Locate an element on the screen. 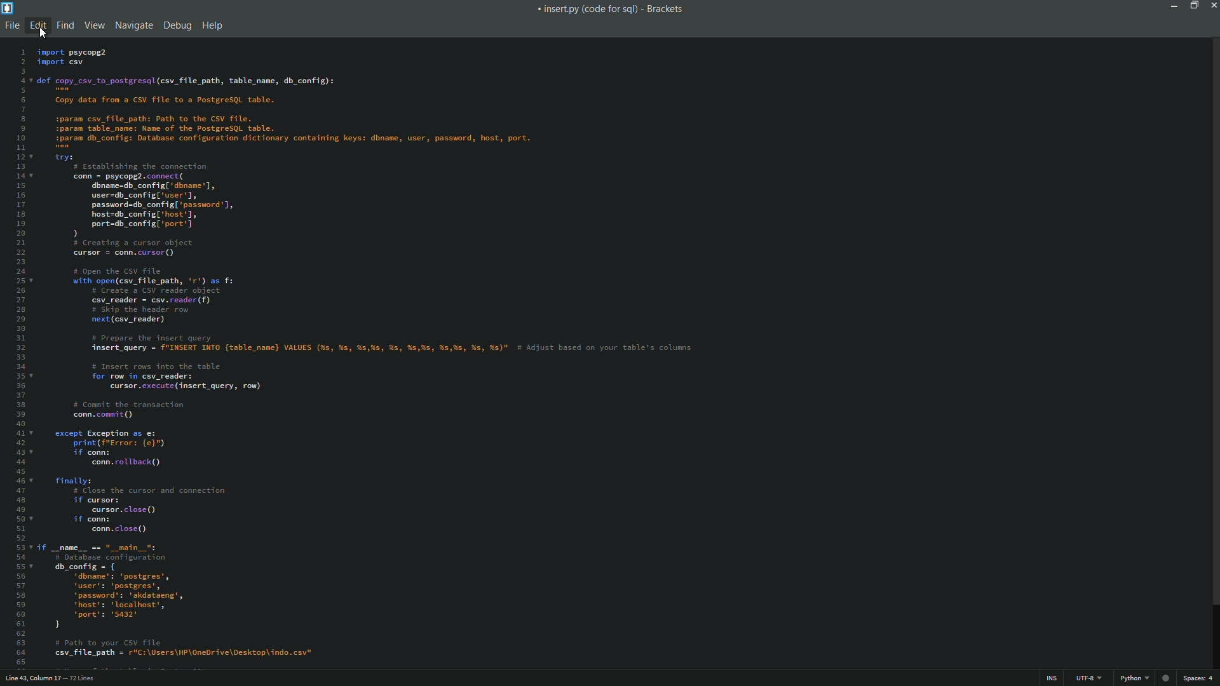  app icon is located at coordinates (8, 8).